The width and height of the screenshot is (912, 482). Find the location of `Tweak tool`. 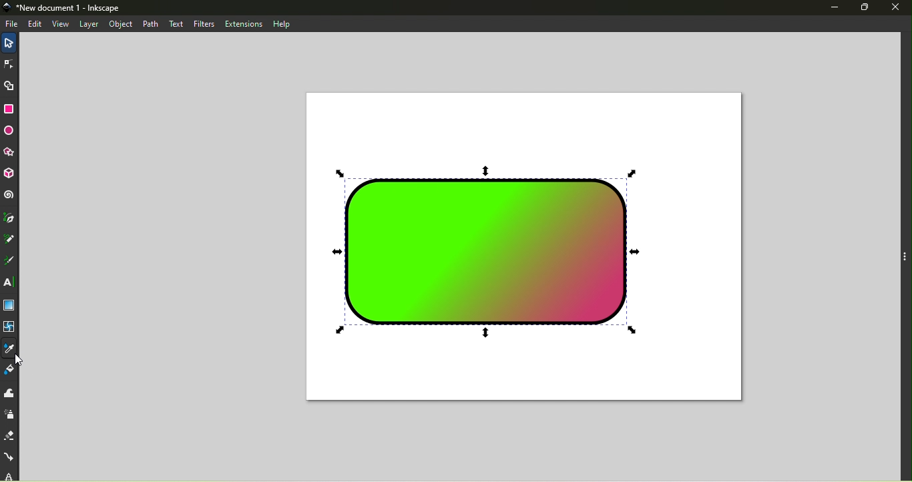

Tweak tool is located at coordinates (9, 393).